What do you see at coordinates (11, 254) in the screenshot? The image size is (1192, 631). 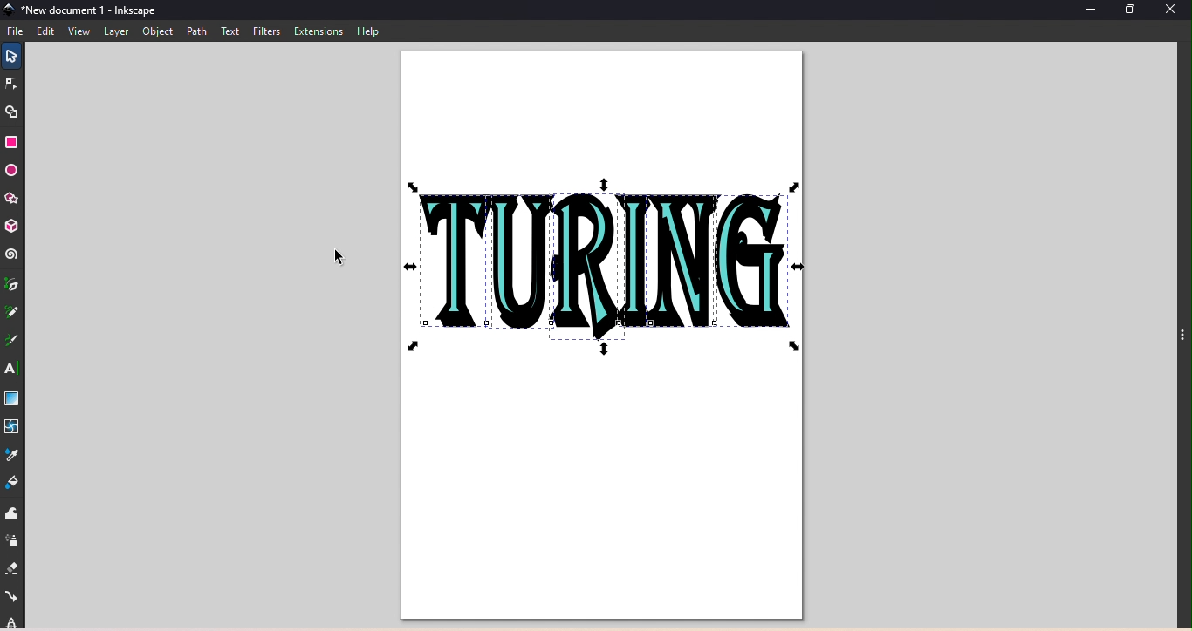 I see `Spiral tool` at bounding box center [11, 254].